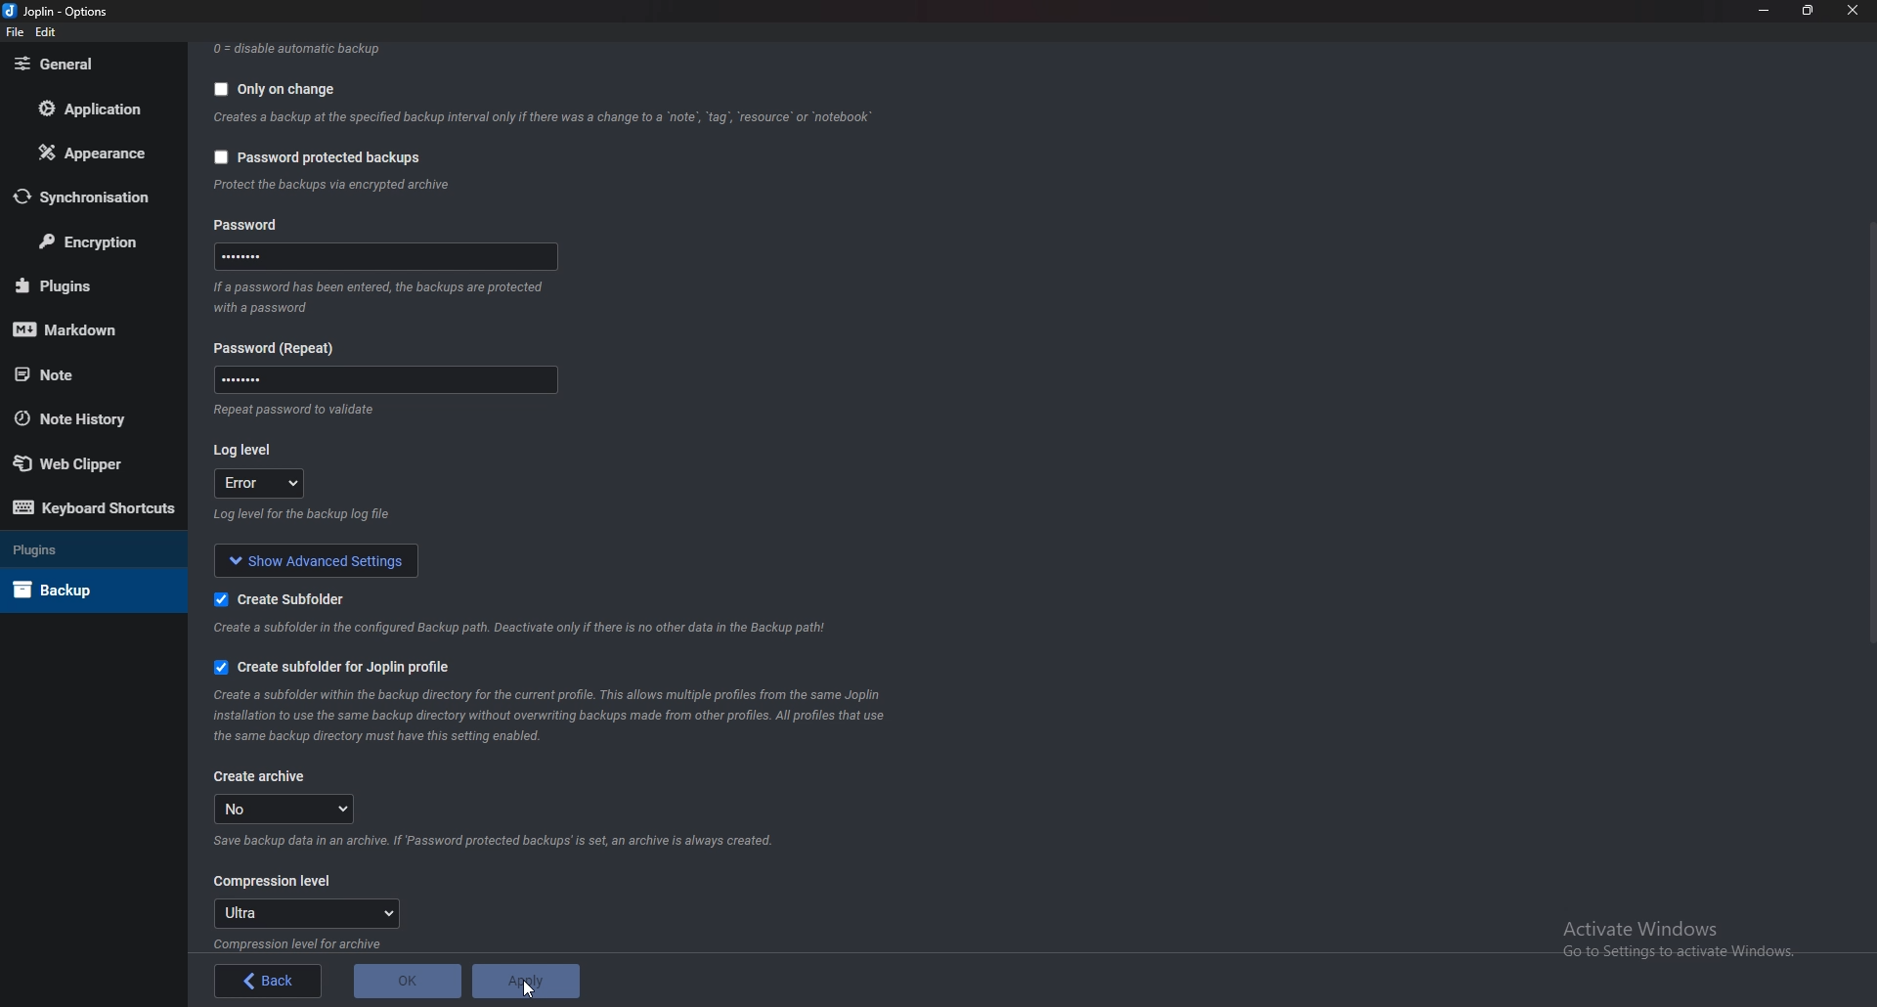 This screenshot has height=1007, width=1877. Describe the element at coordinates (255, 227) in the screenshot. I see `Password` at that location.